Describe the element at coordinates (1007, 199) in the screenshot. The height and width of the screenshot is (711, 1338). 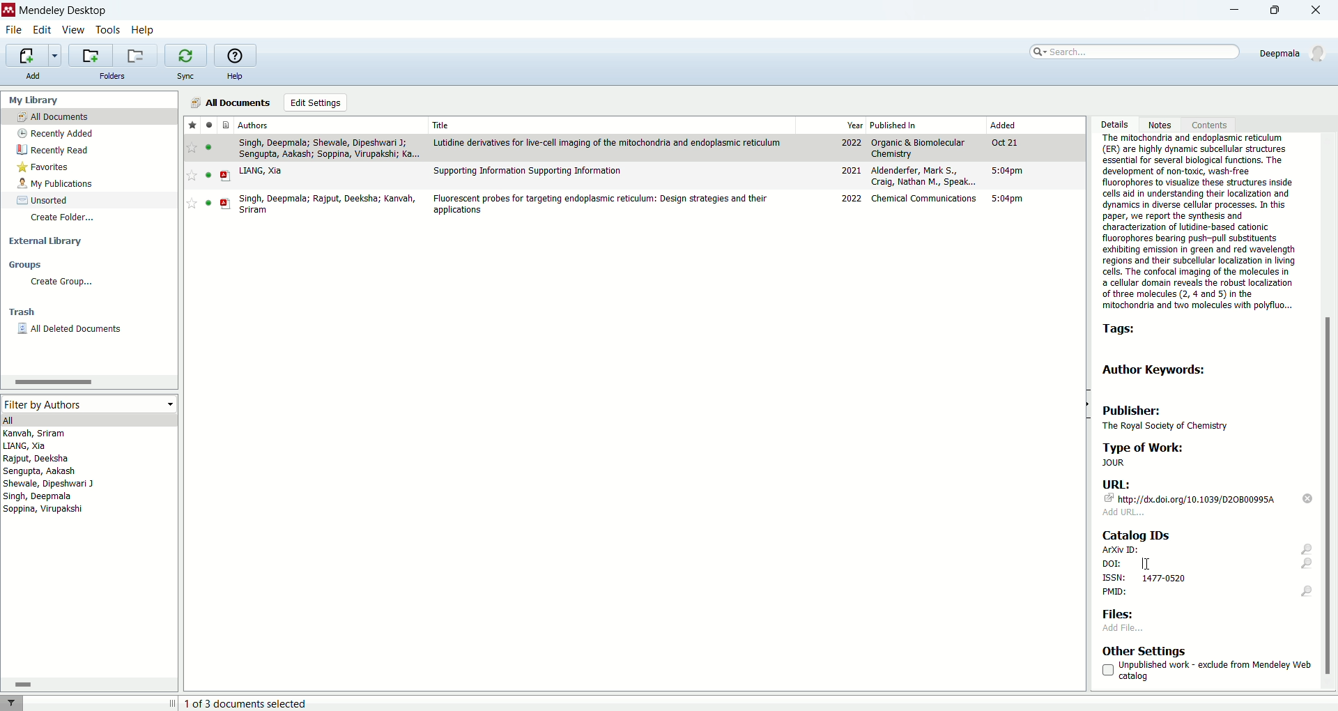
I see `5:04pm` at that location.